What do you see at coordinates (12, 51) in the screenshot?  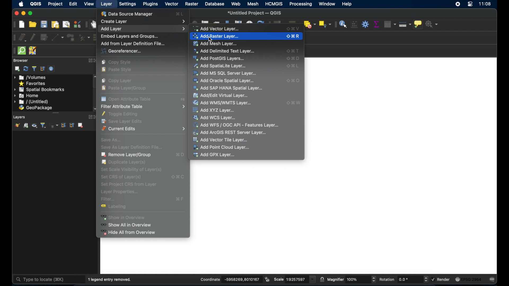 I see `drag handle` at bounding box center [12, 51].